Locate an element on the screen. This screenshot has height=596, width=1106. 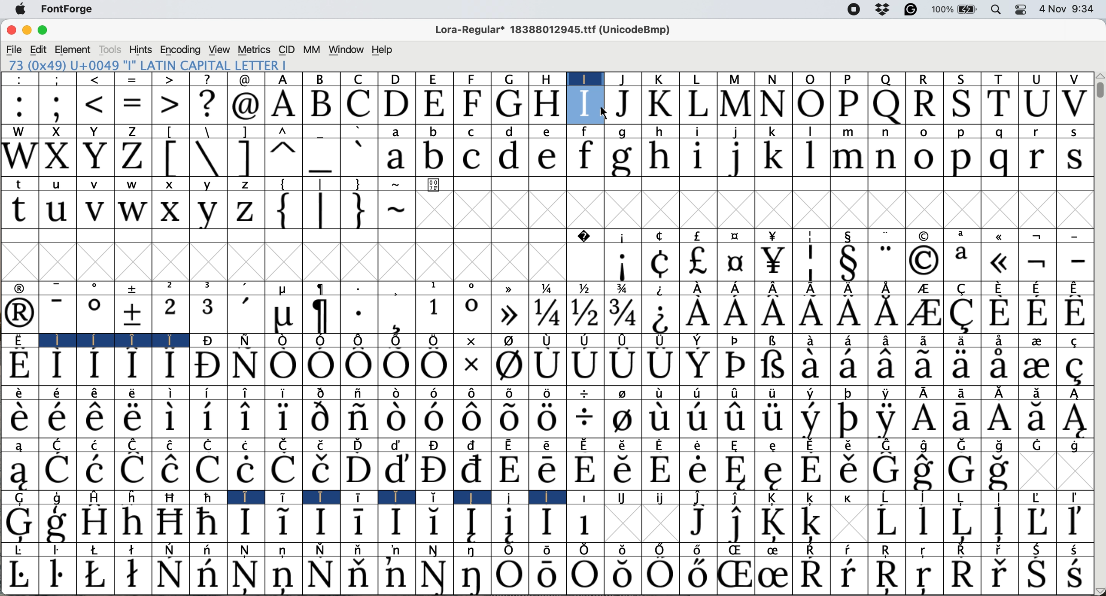
symbol is located at coordinates (887, 287).